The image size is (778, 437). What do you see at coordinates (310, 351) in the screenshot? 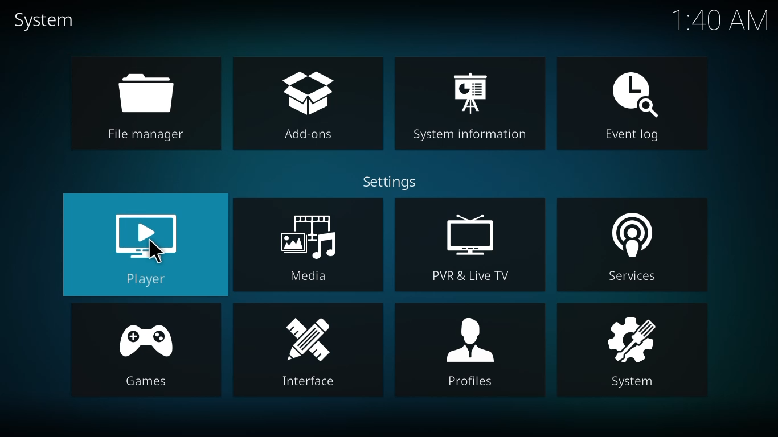
I see `interface` at bounding box center [310, 351].